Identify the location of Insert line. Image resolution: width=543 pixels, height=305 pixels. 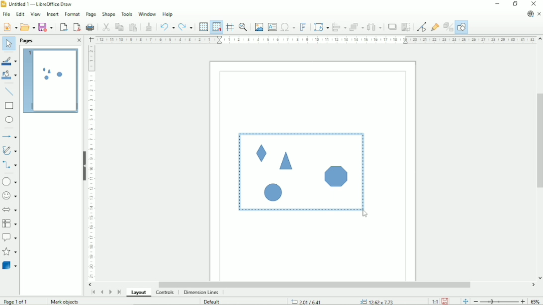
(9, 92).